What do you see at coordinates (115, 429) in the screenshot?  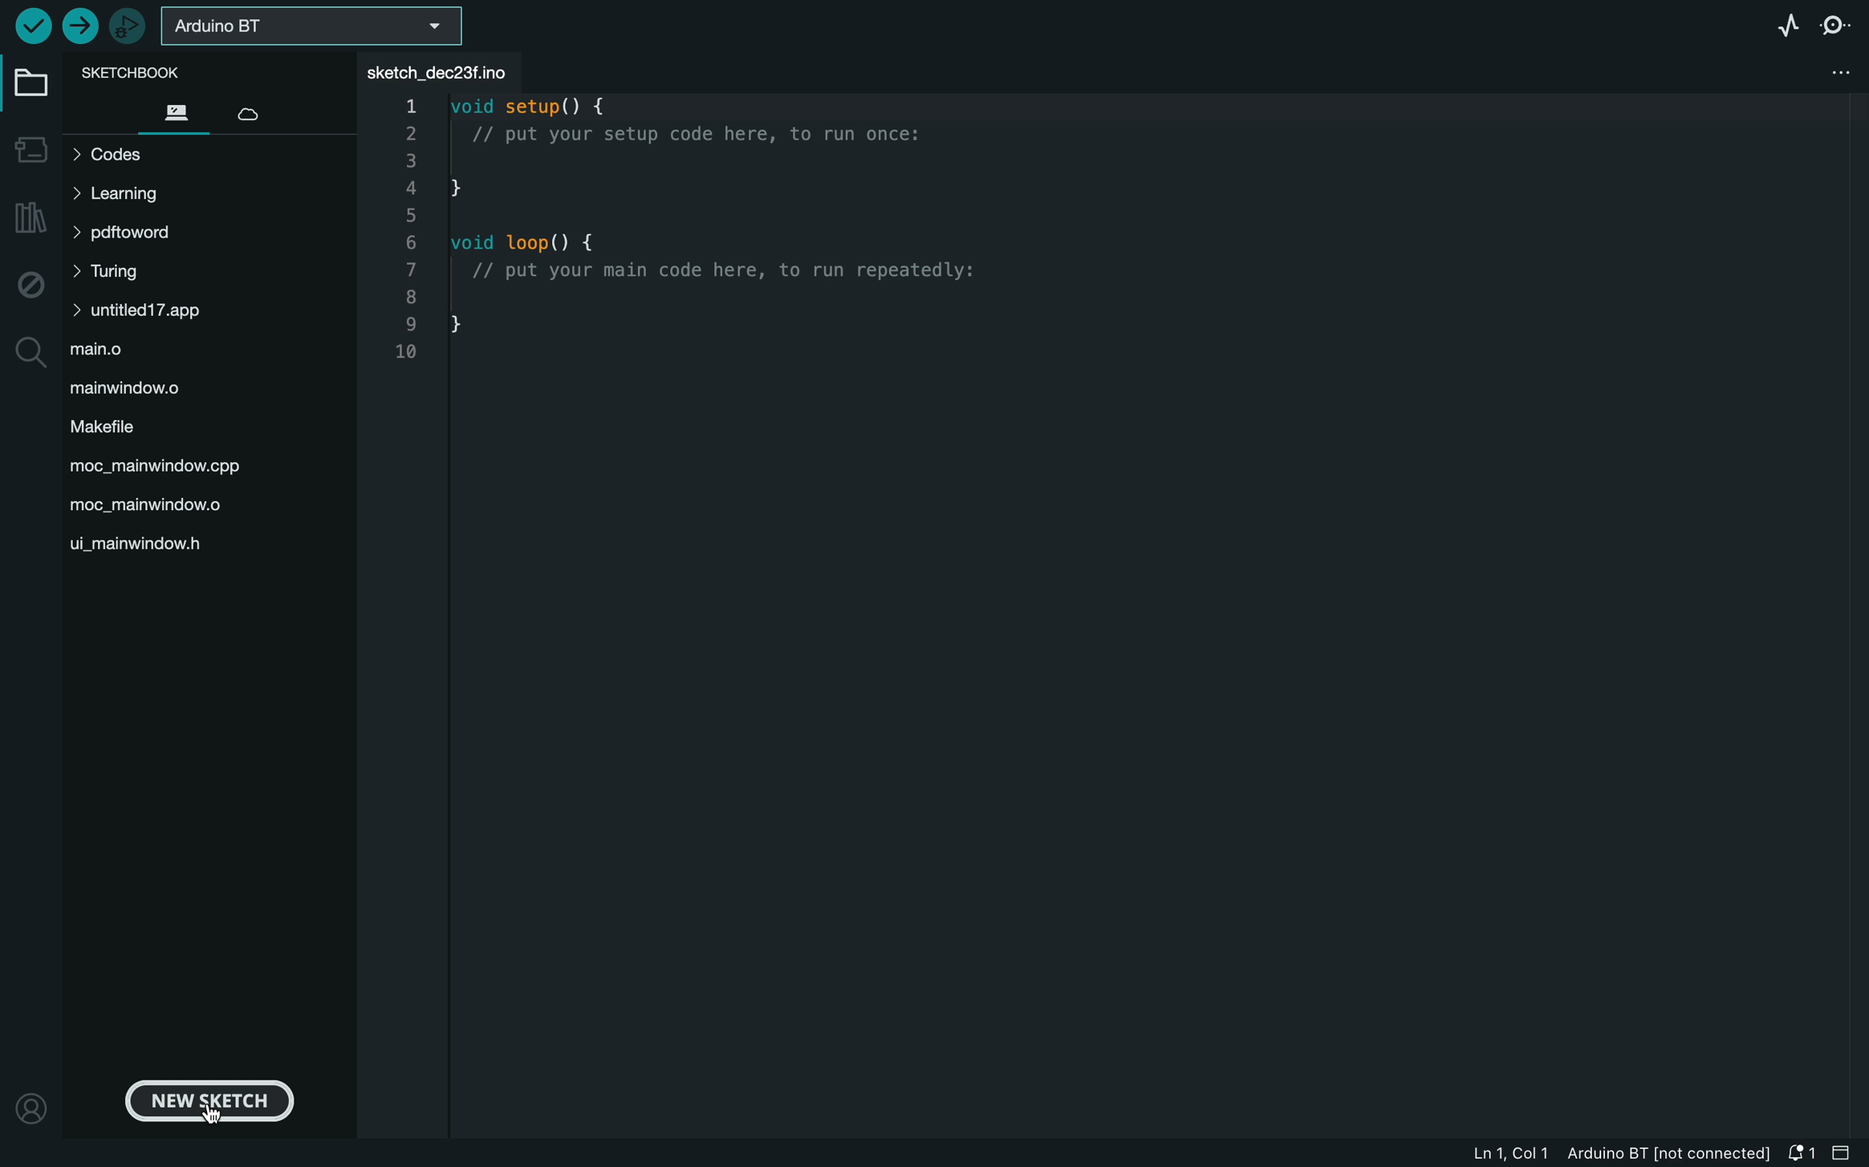 I see `makefile` at bounding box center [115, 429].